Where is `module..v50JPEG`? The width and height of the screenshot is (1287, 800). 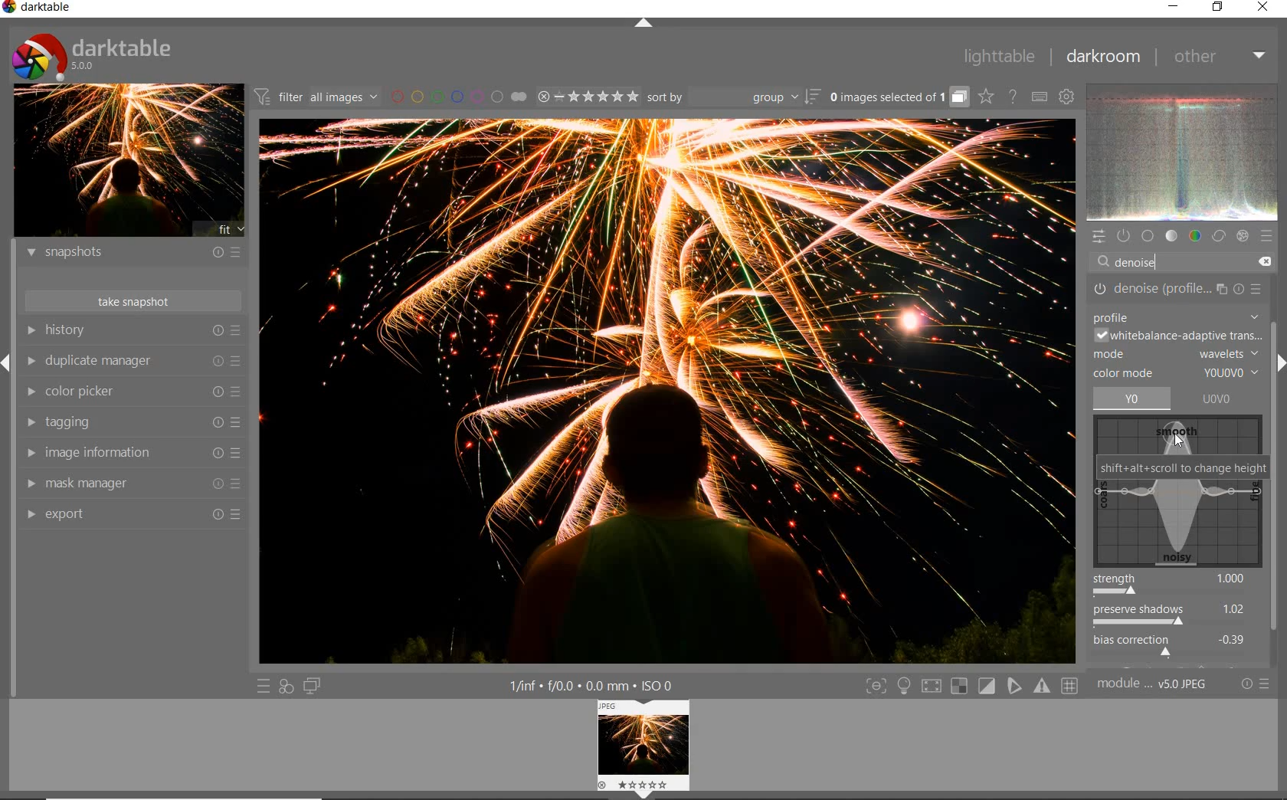
module..v50JPEG is located at coordinates (1151, 684).